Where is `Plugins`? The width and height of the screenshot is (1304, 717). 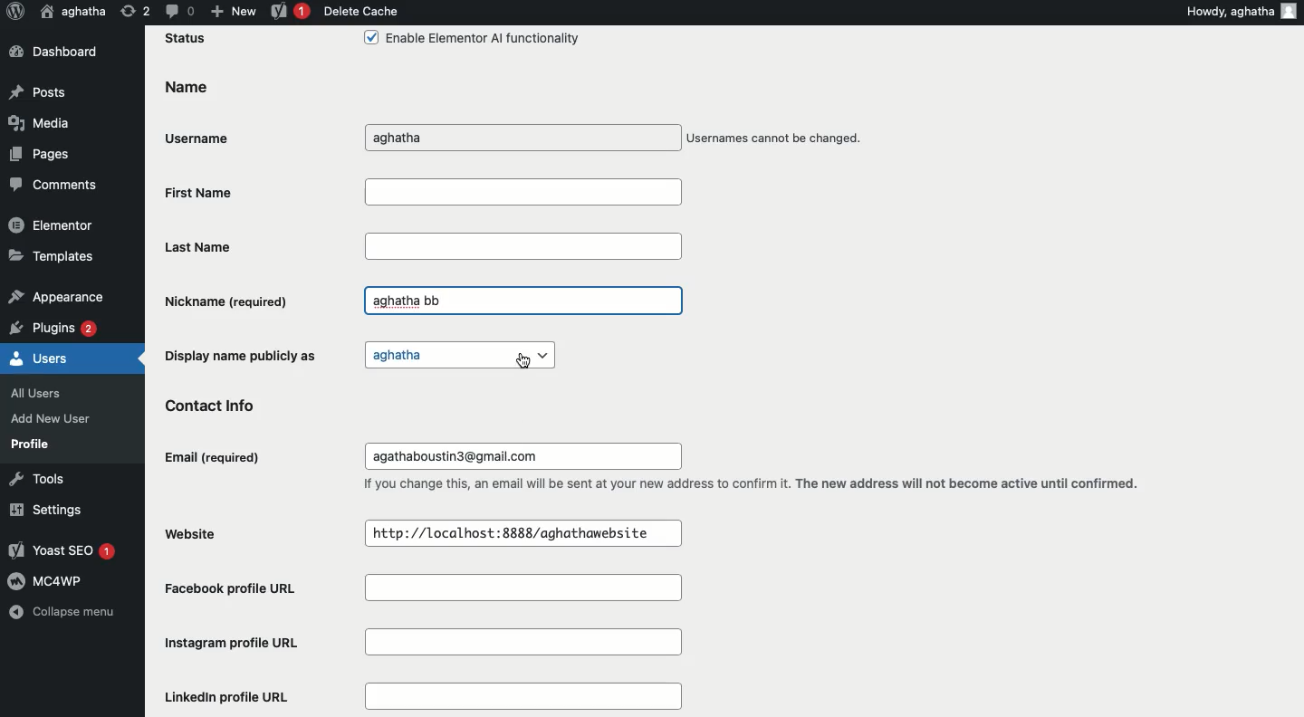 Plugins is located at coordinates (55, 326).